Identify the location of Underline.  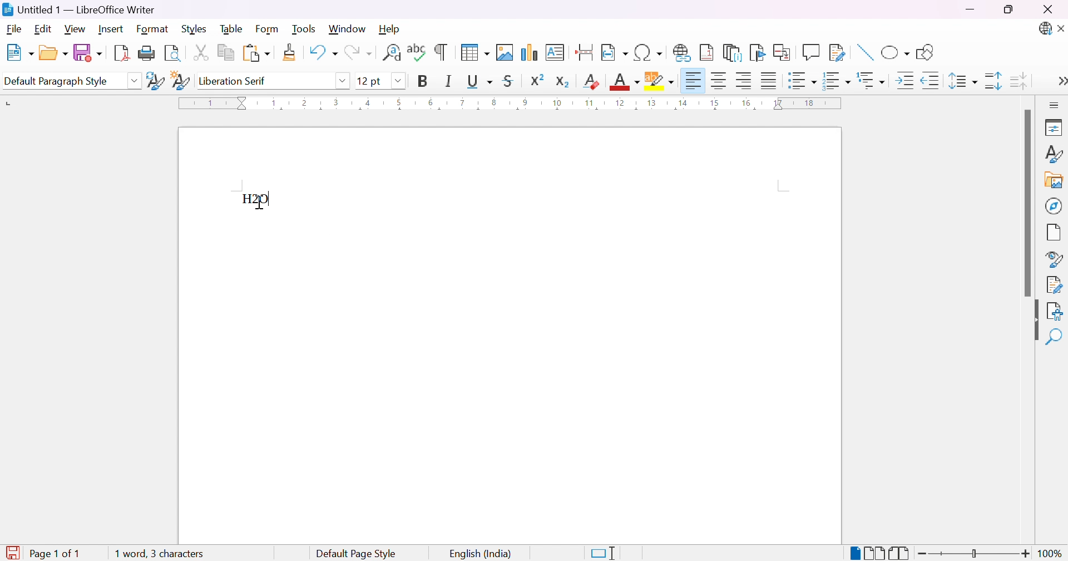
(479, 81).